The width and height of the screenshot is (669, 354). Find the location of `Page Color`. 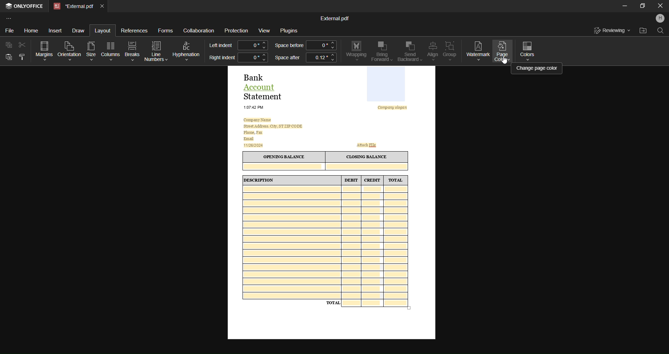

Page Color is located at coordinates (502, 53).